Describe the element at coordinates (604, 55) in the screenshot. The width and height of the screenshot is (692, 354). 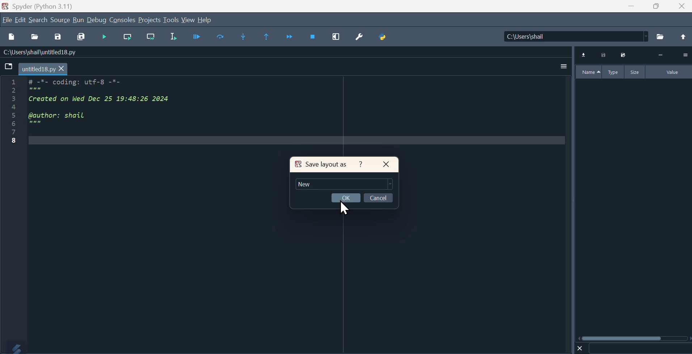
I see `Print` at that location.